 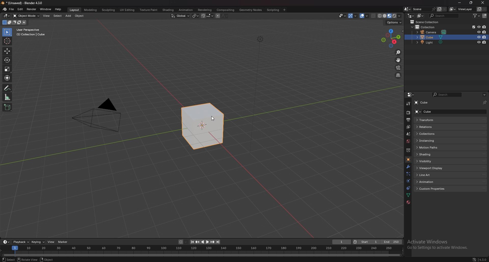 What do you see at coordinates (31, 9) in the screenshot?
I see `render` at bounding box center [31, 9].